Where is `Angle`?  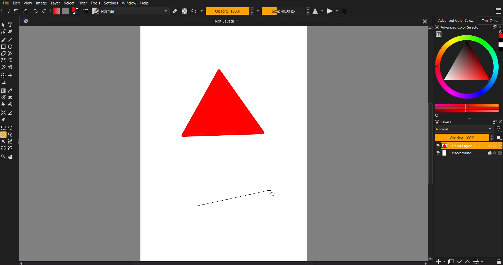 Angle is located at coordinates (10, 114).